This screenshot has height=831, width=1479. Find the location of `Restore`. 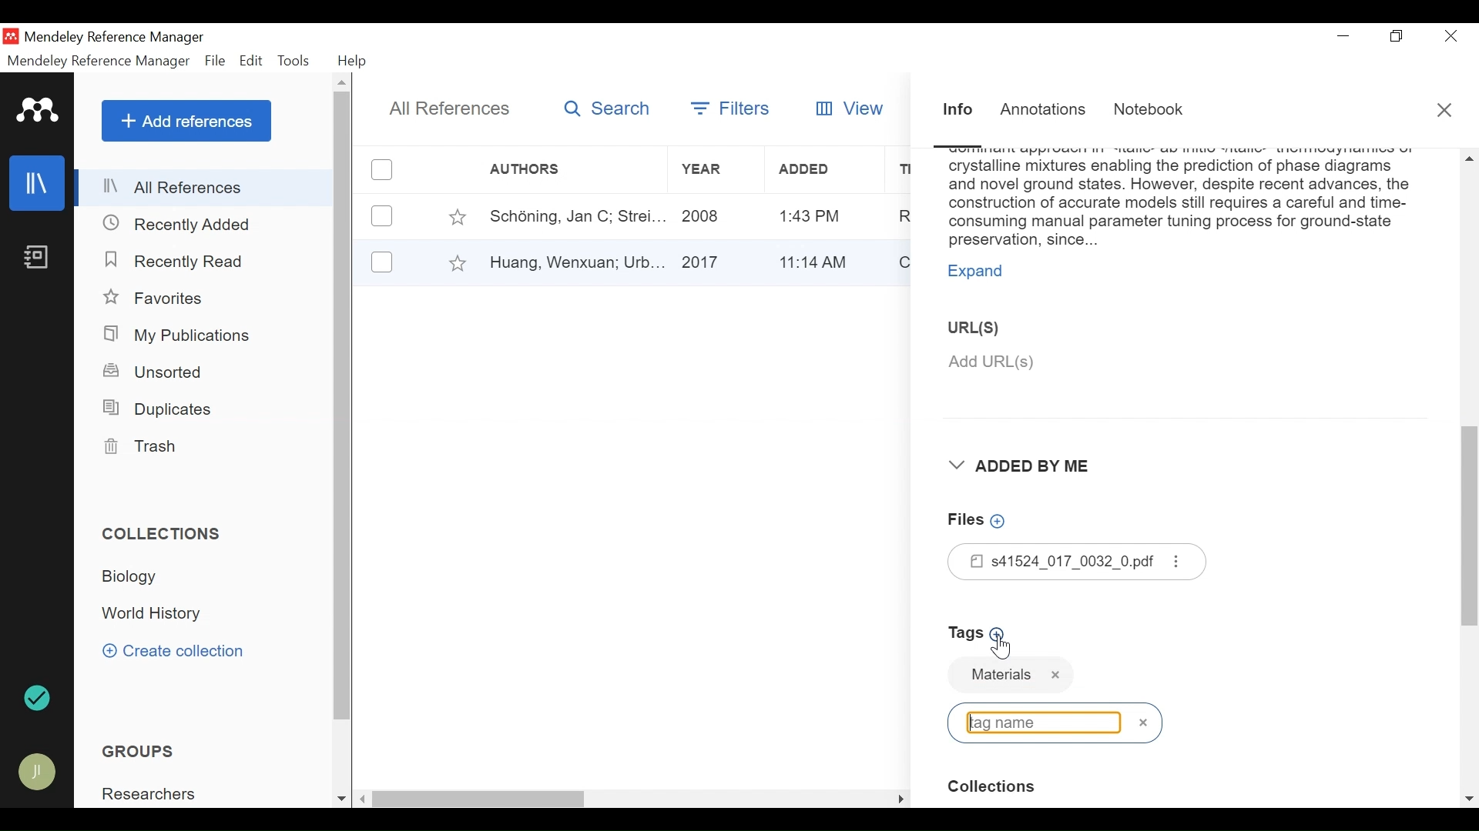

Restore is located at coordinates (1399, 36).